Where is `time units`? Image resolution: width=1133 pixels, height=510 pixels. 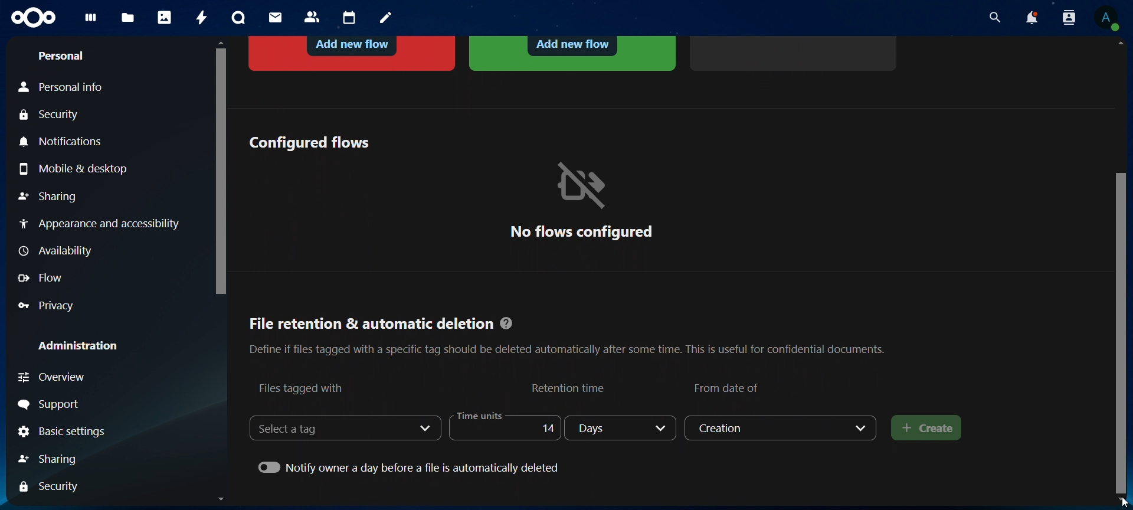 time units is located at coordinates (502, 427).